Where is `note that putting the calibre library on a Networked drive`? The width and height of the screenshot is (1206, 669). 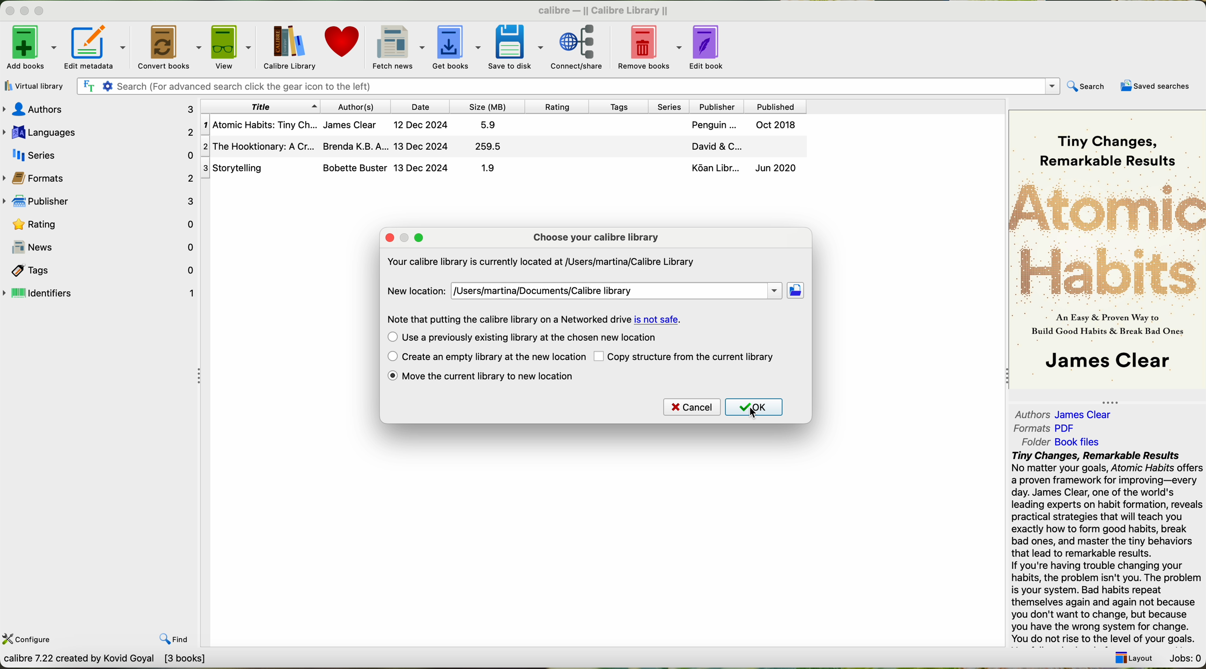 note that putting the calibre library on a Networked drive is located at coordinates (508, 319).